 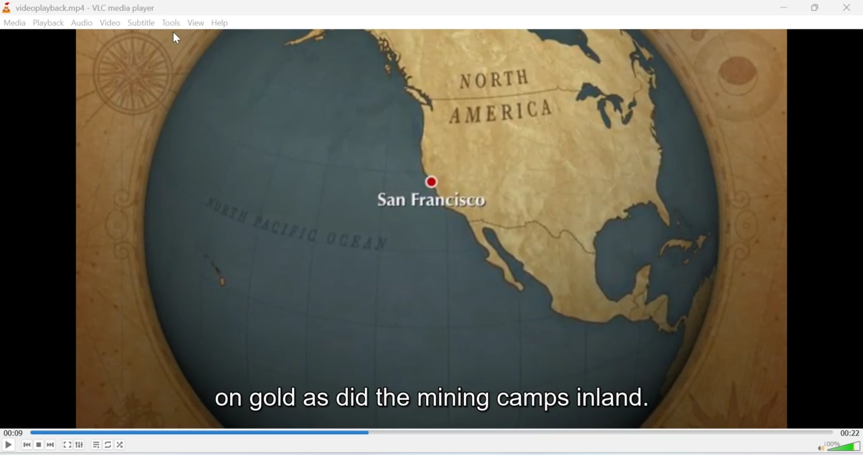 I want to click on cursor, so click(x=175, y=38).